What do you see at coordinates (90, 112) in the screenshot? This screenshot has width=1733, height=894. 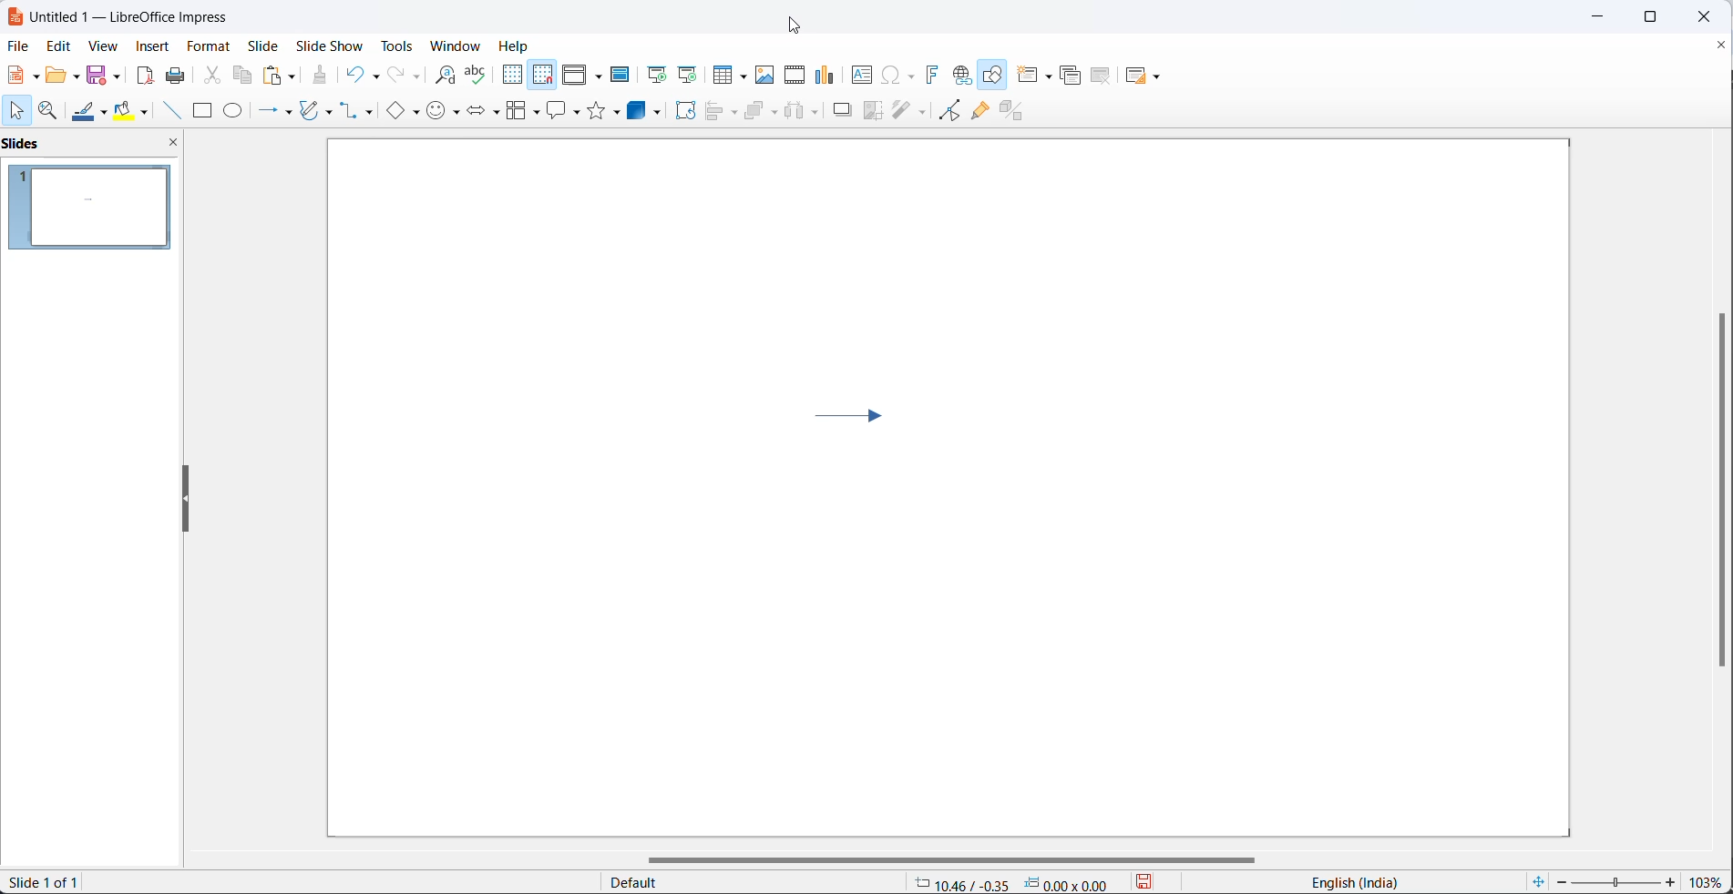 I see `line color` at bounding box center [90, 112].